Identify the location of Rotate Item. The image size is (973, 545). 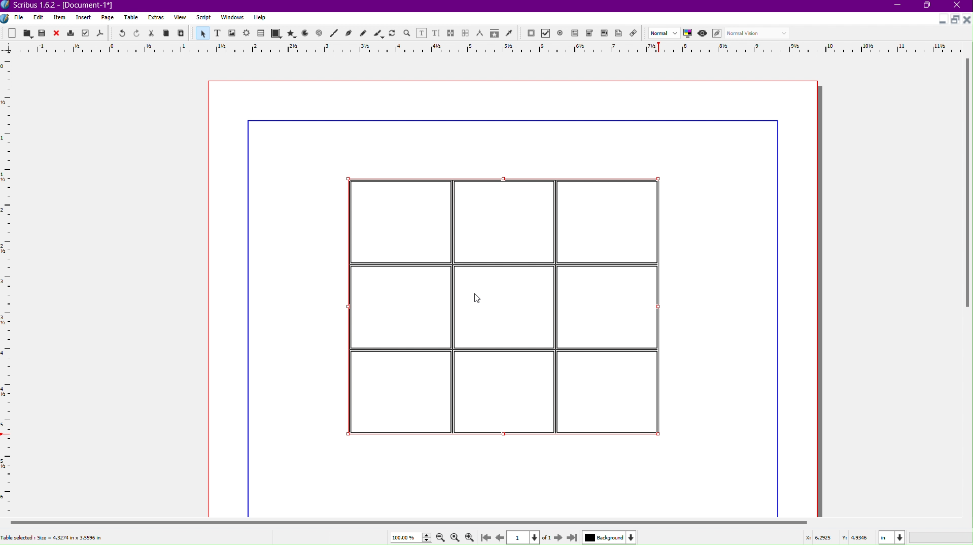
(392, 32).